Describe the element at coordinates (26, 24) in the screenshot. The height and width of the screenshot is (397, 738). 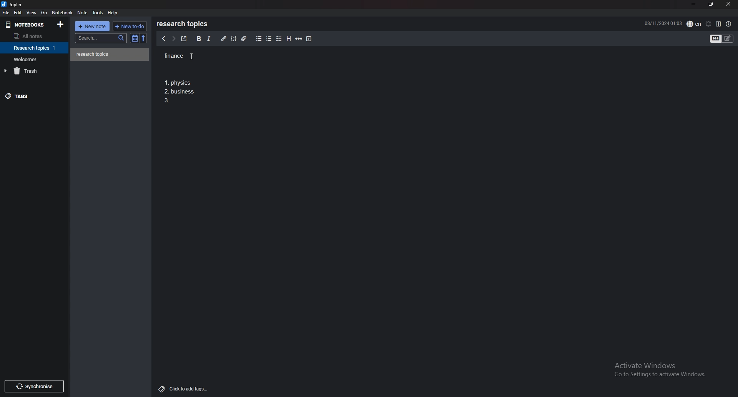
I see `notebooks` at that location.